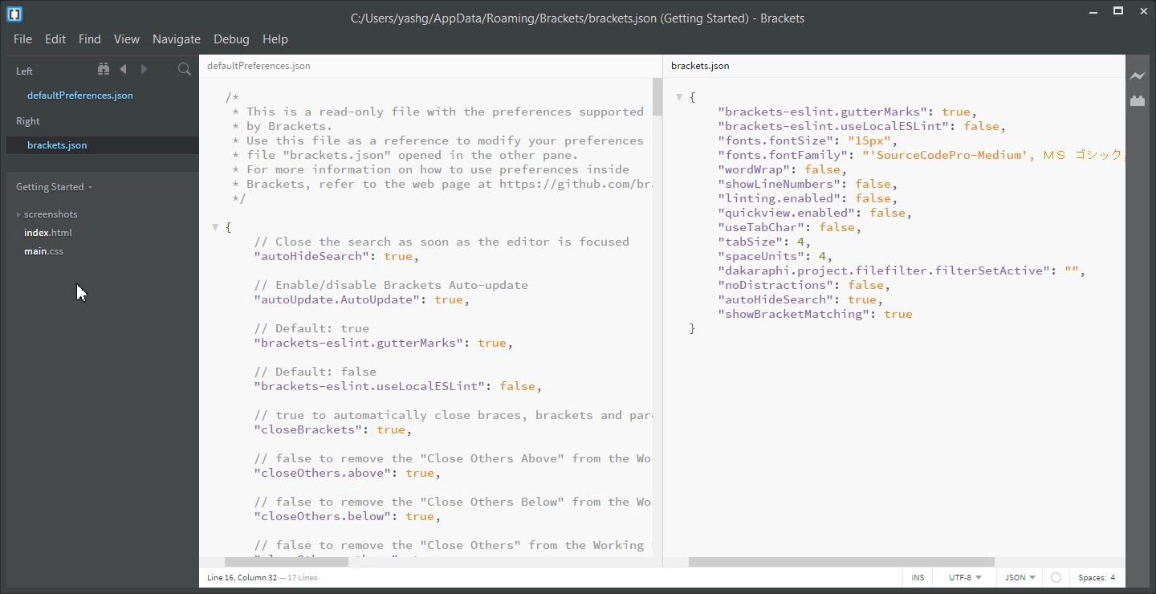  Describe the element at coordinates (53, 187) in the screenshot. I see `Getting Started` at that location.